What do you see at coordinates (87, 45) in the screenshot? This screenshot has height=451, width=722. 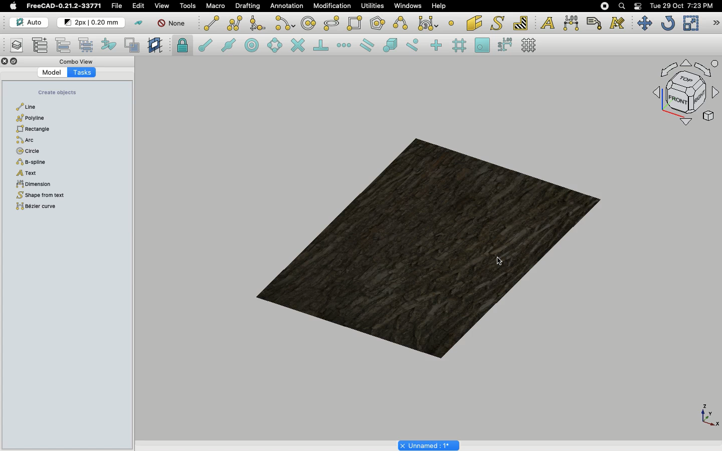 I see `Select group` at bounding box center [87, 45].